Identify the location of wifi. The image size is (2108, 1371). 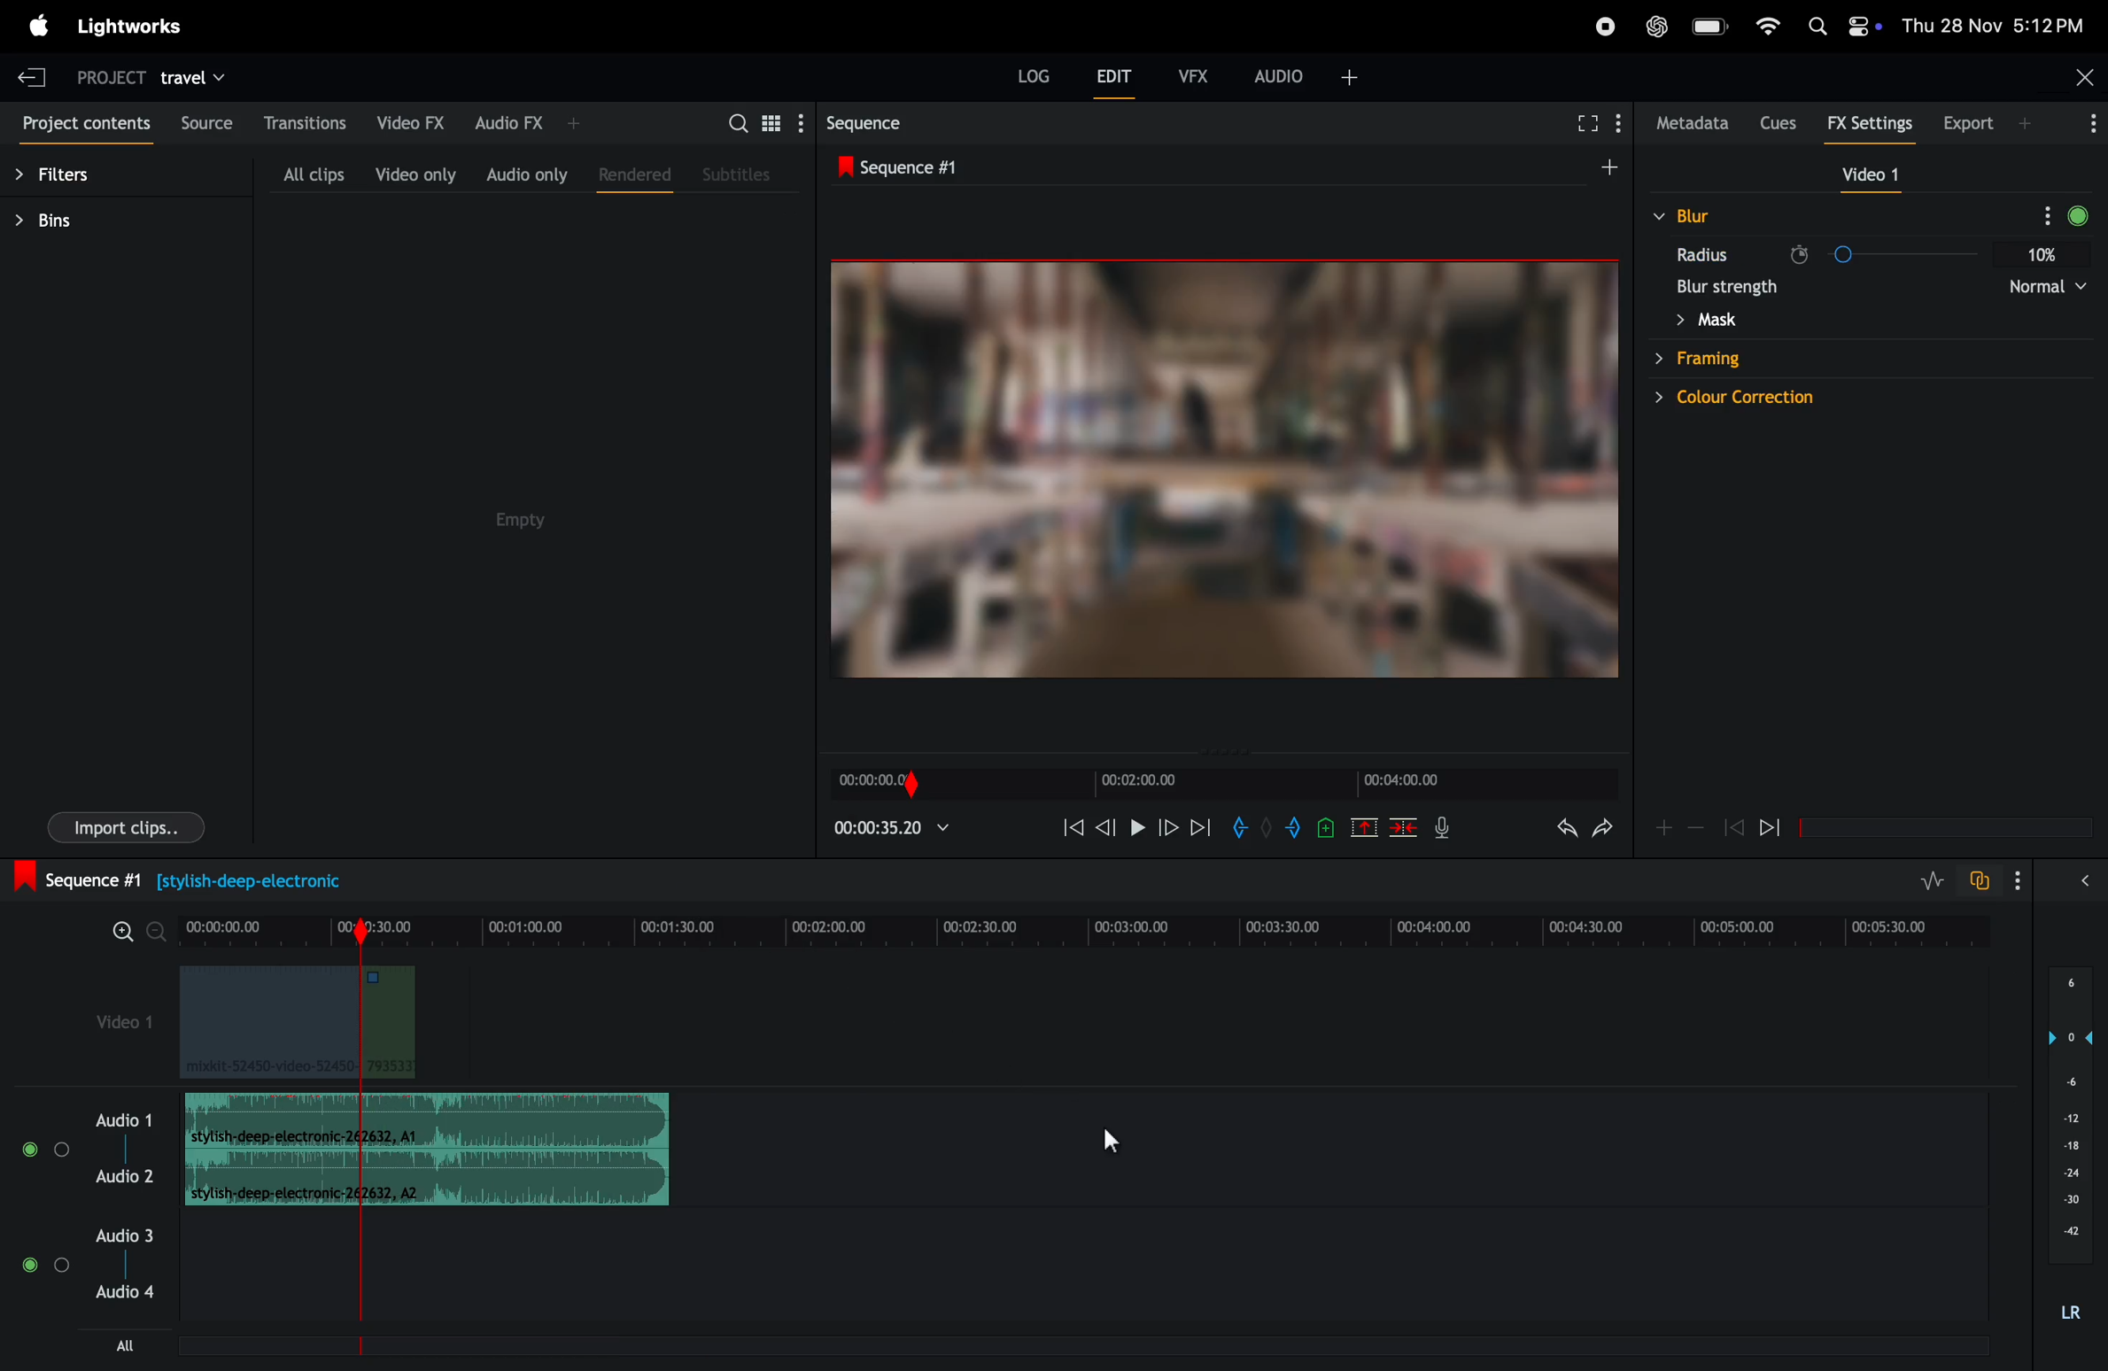
(1769, 24).